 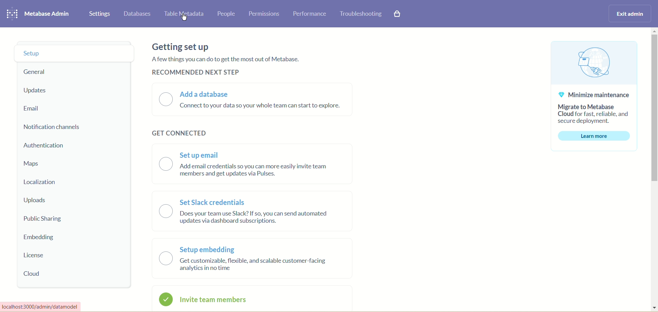 What do you see at coordinates (265, 13) in the screenshot?
I see `permissions` at bounding box center [265, 13].